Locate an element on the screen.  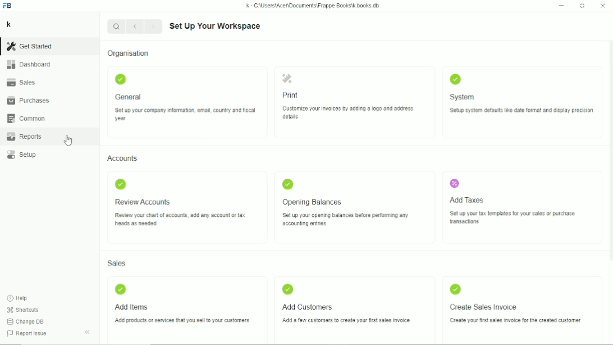
Create sales invoice create your first sales invoice for the created customer. is located at coordinates (512, 303).